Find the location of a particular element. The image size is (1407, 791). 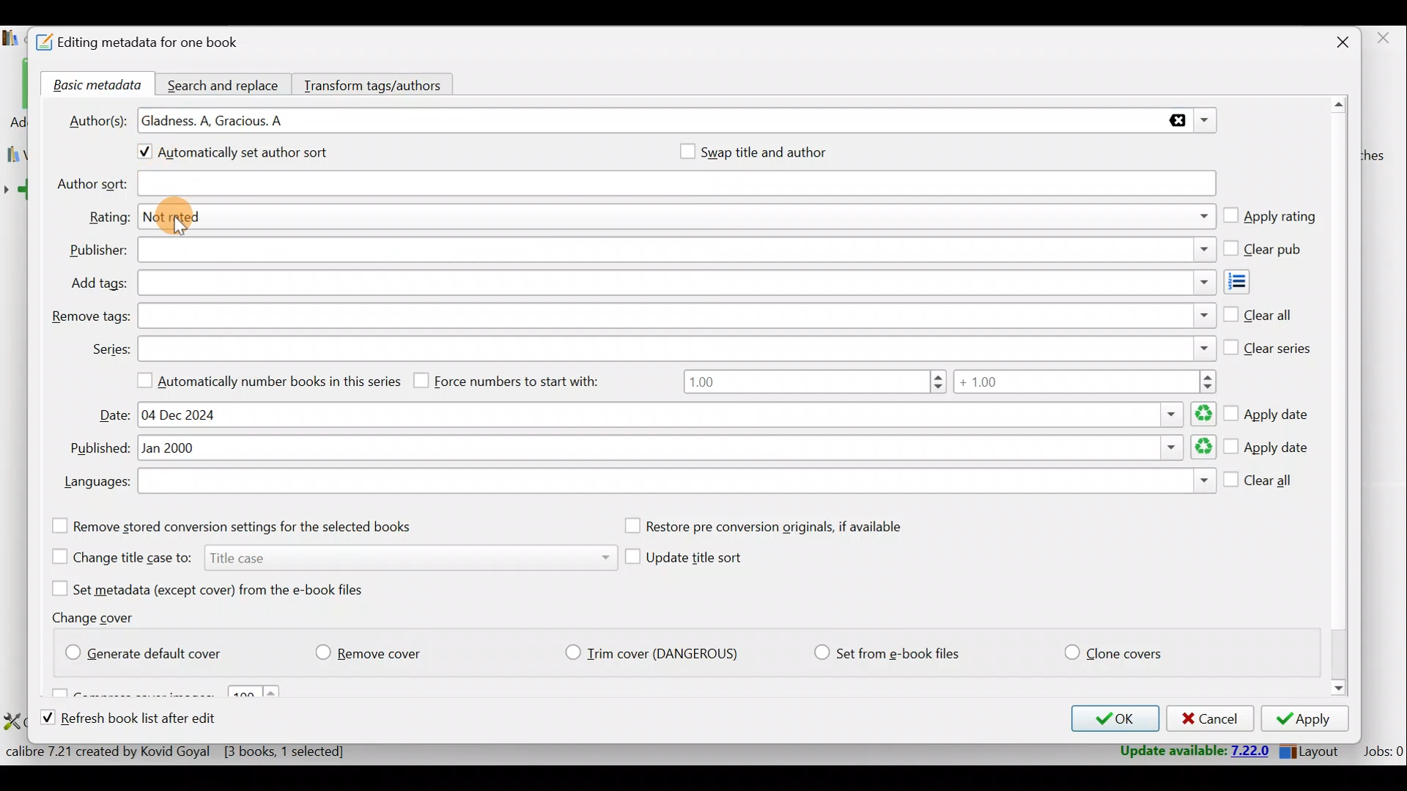

Restore pre conversion originals, if available is located at coordinates (779, 527).